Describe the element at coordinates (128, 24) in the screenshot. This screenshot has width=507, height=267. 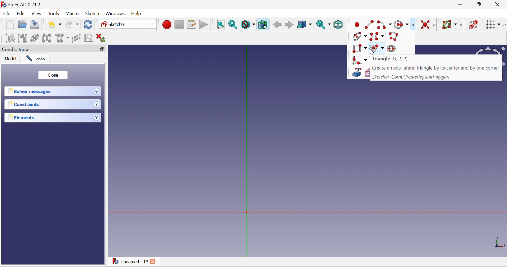
I see `Sketcher` at that location.